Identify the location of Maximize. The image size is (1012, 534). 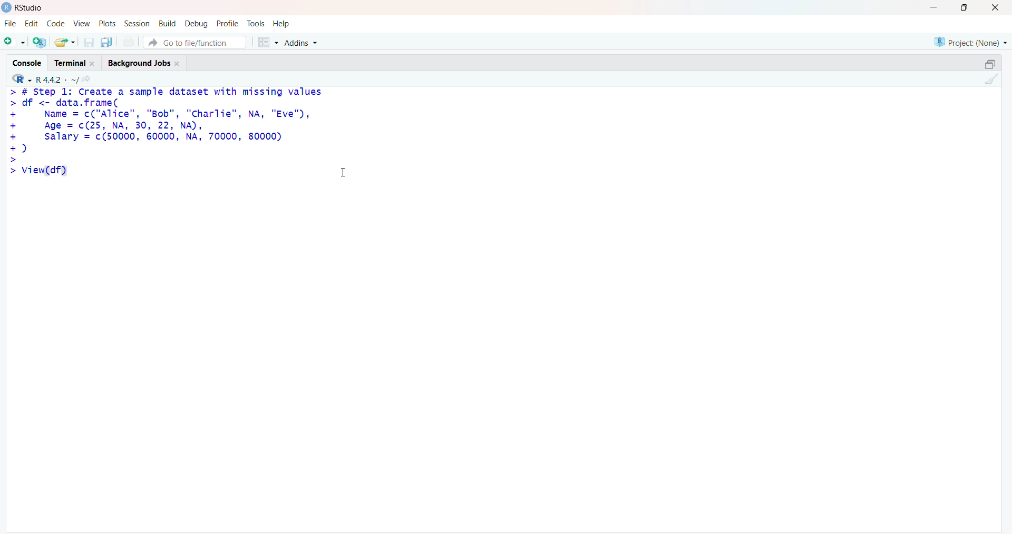
(967, 8).